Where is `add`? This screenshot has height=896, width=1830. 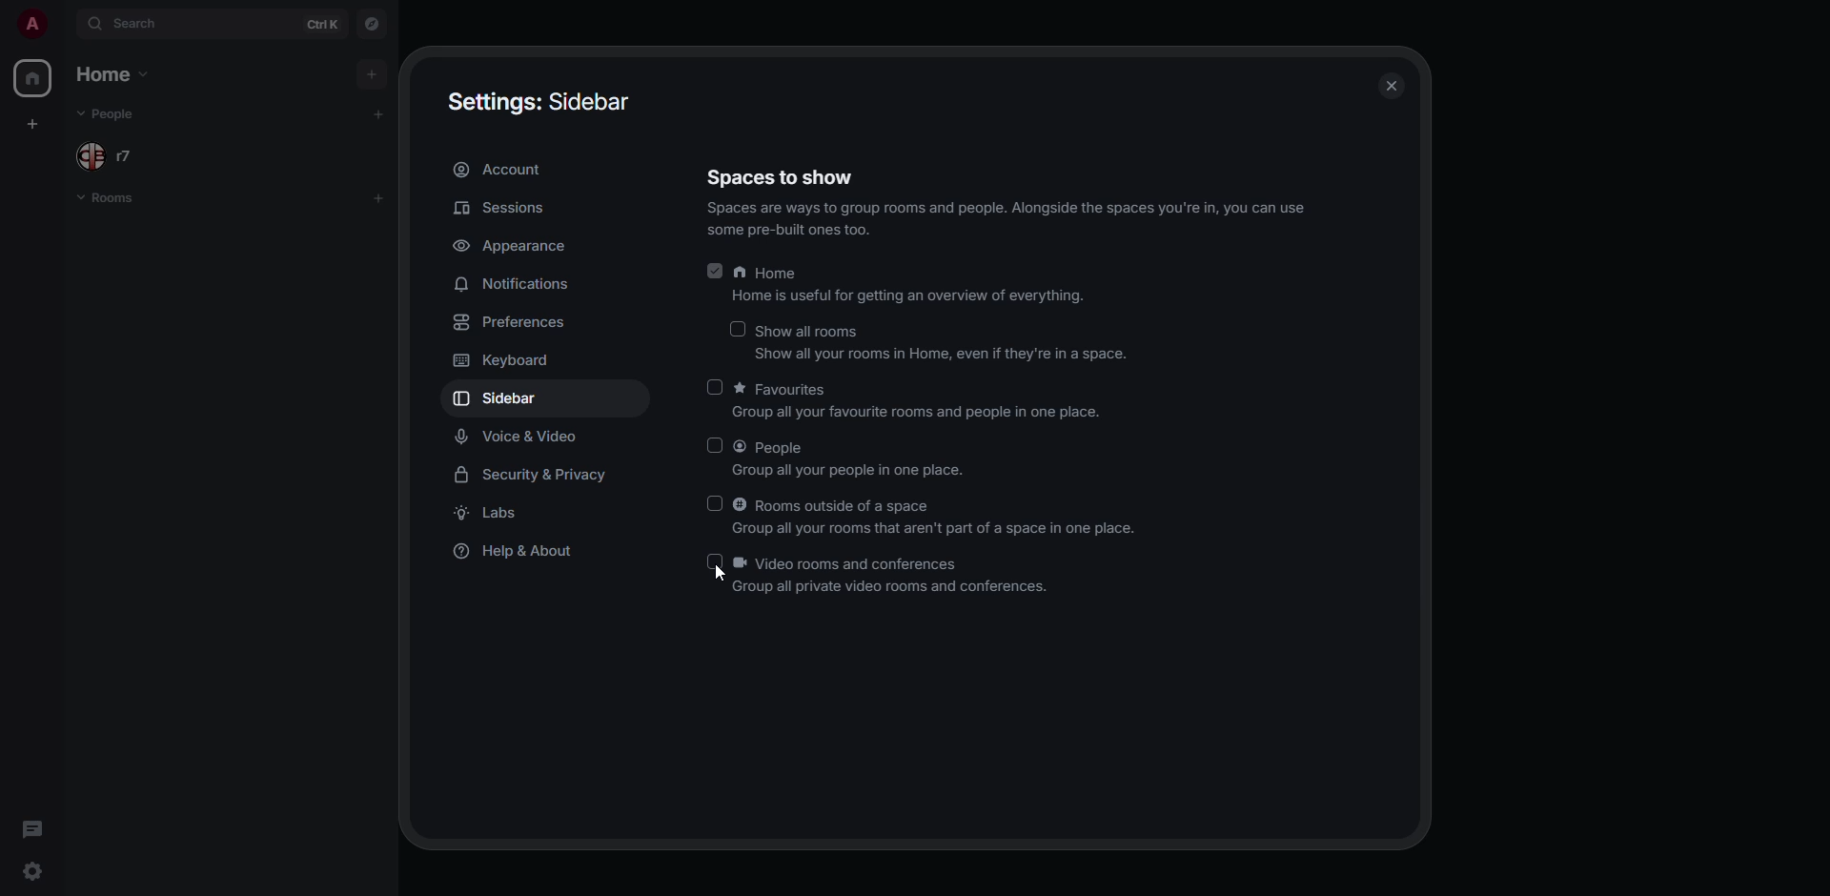
add is located at coordinates (372, 74).